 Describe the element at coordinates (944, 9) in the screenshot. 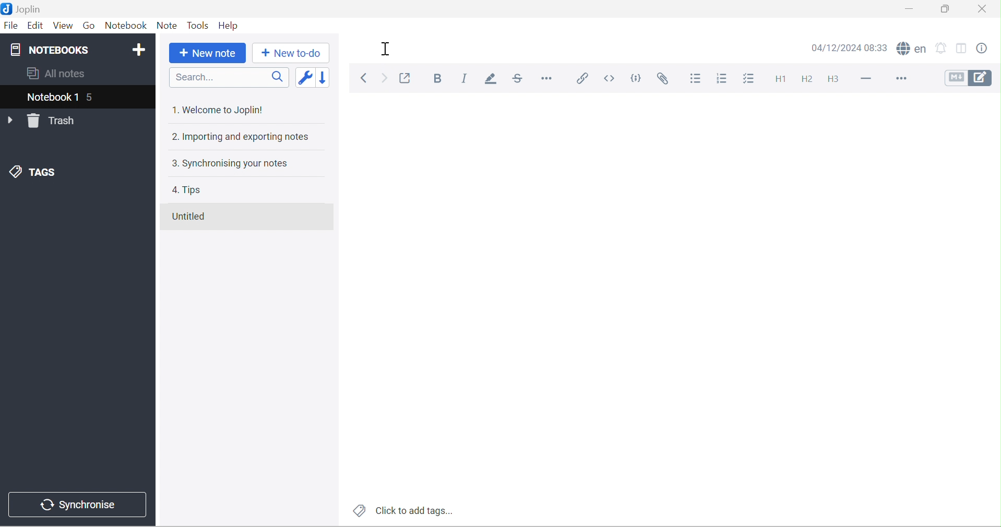

I see `Restore Down` at that location.